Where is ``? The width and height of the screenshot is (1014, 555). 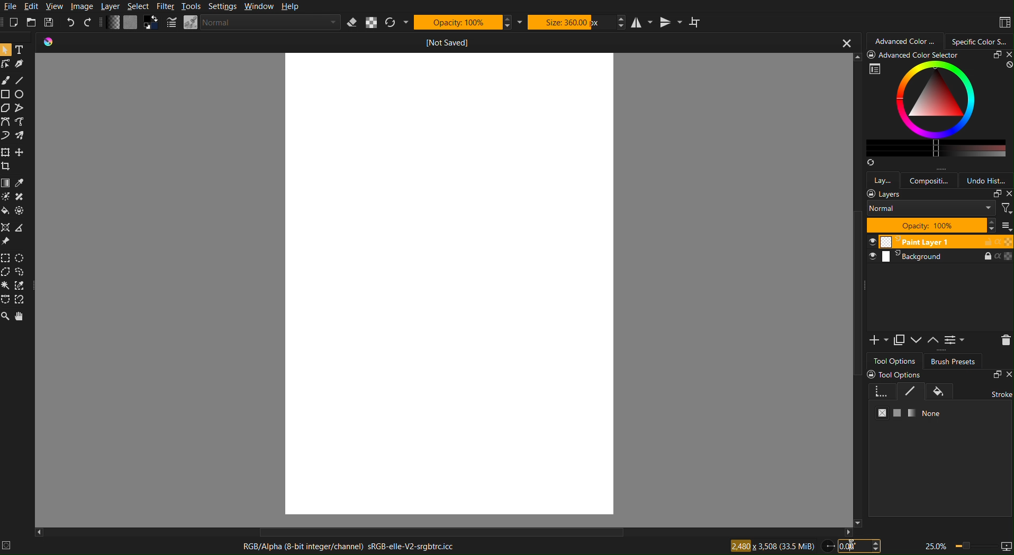  is located at coordinates (19, 210).